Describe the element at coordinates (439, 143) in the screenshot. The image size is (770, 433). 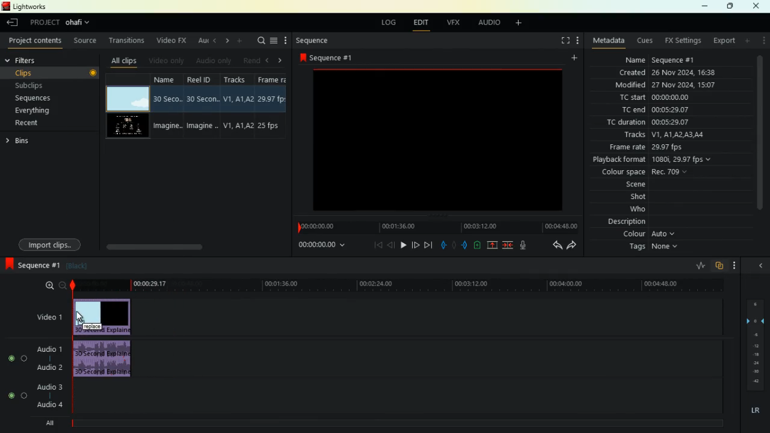
I see `screen` at that location.